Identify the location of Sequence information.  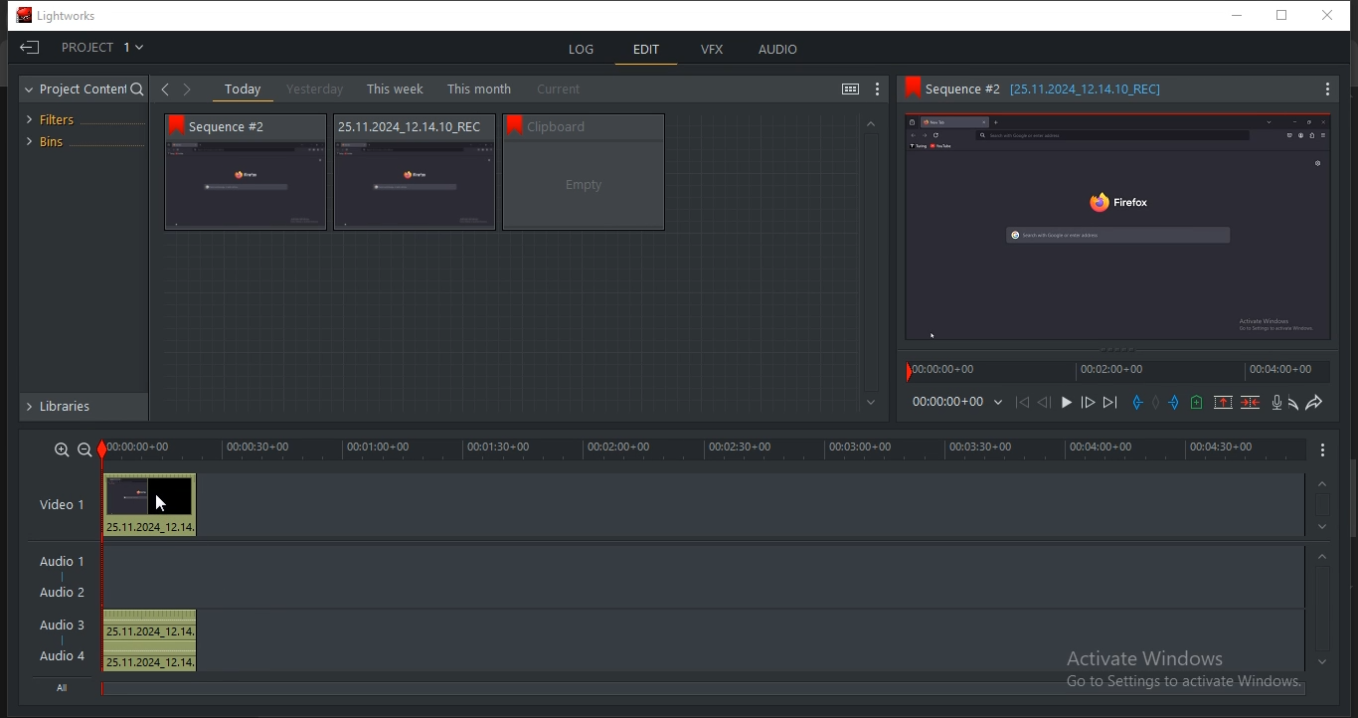
(409, 127).